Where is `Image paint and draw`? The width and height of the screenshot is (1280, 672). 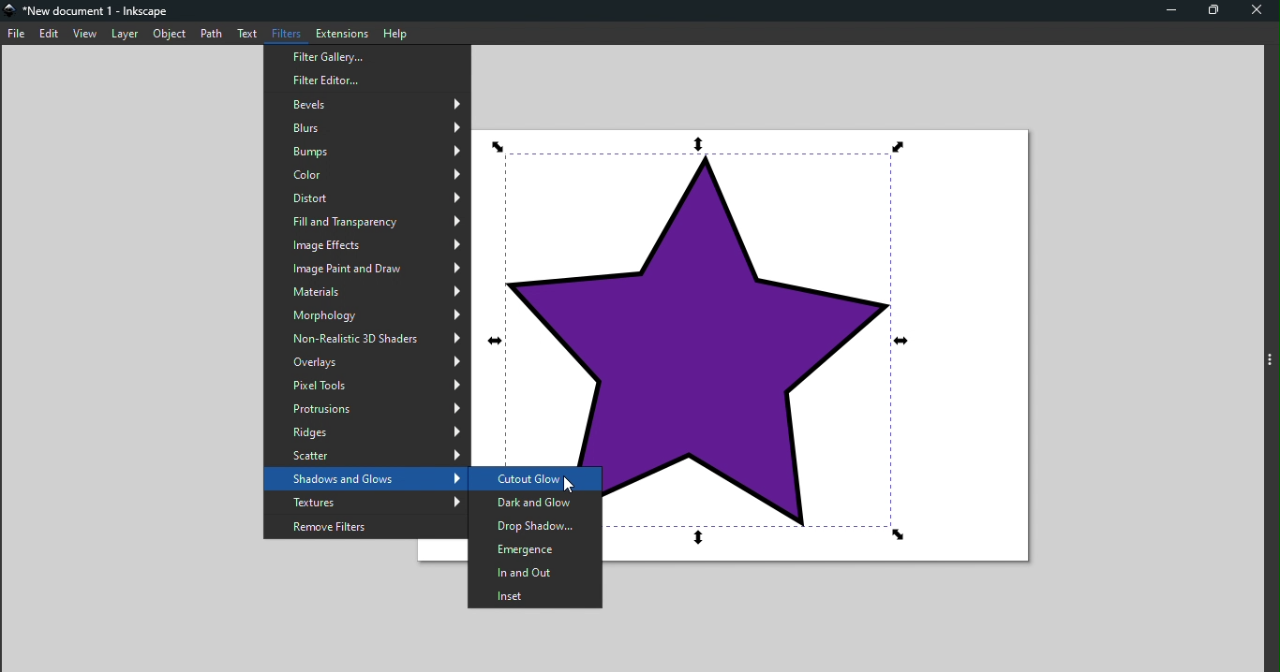
Image paint and draw is located at coordinates (368, 270).